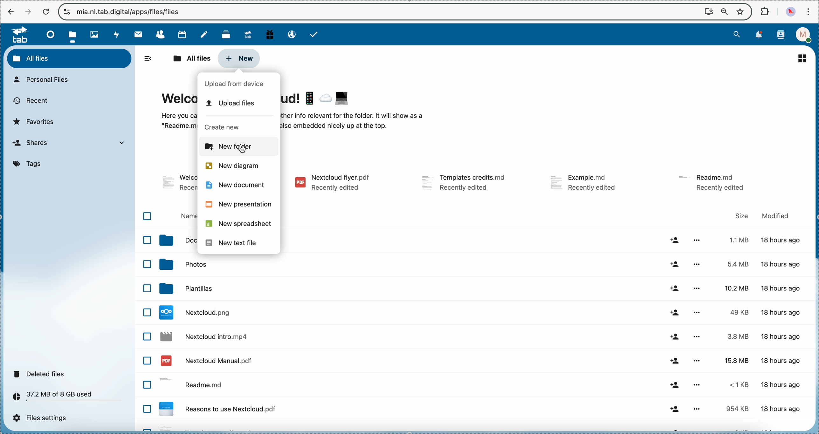  I want to click on file, so click(407, 361).